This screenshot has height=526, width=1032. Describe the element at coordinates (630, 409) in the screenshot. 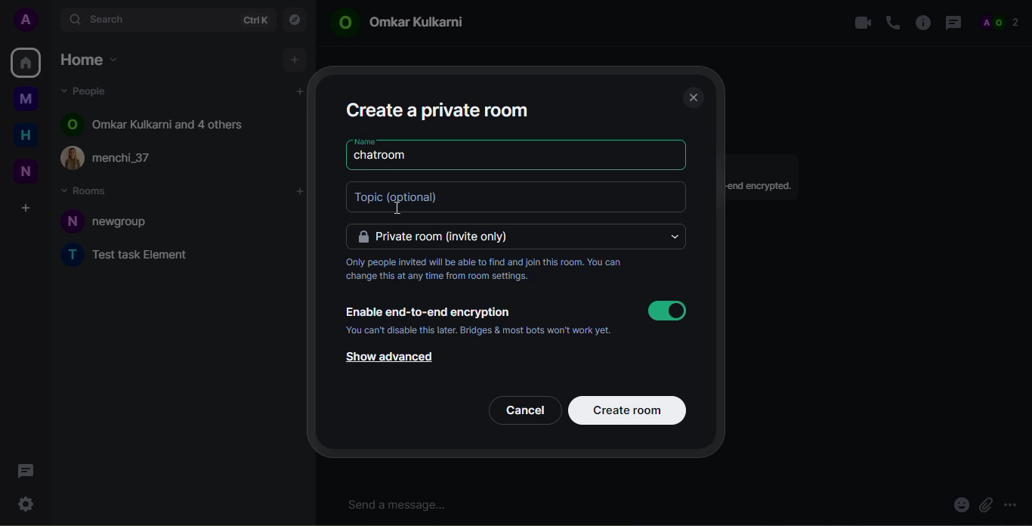

I see `create room` at that location.